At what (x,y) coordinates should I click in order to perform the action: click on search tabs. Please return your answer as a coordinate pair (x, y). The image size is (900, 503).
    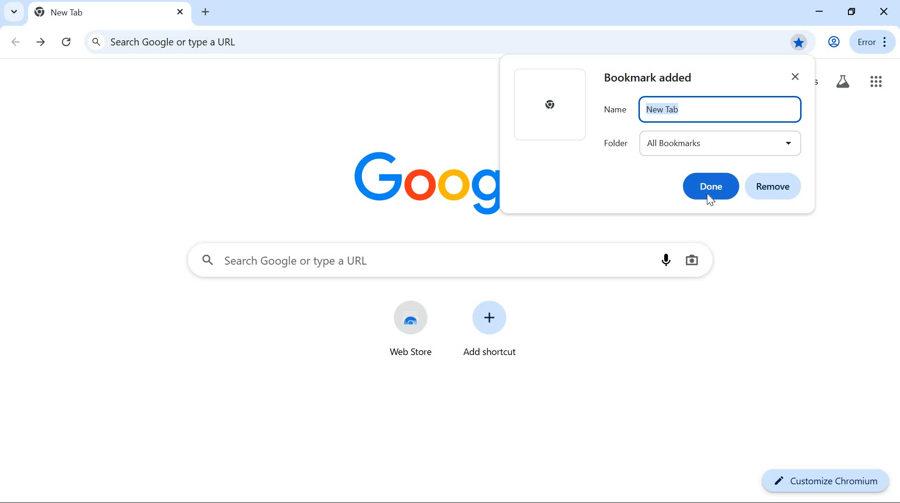
    Looking at the image, I should click on (14, 12).